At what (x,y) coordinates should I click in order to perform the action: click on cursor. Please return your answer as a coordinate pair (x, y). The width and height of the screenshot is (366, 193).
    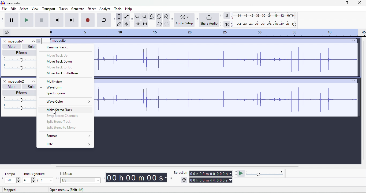
    Looking at the image, I should click on (55, 112).